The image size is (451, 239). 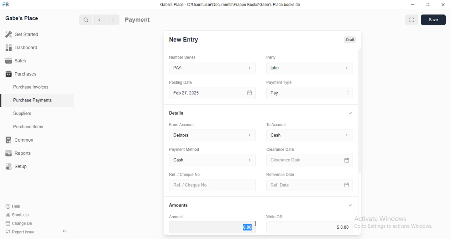 What do you see at coordinates (254, 223) in the screenshot?
I see `cursor` at bounding box center [254, 223].